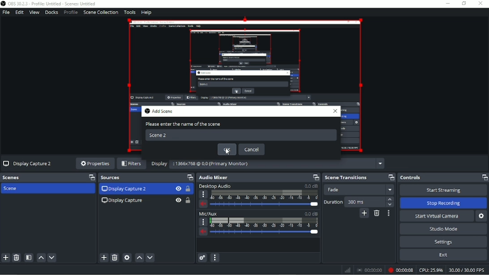 Image resolution: width=489 pixels, height=275 pixels. I want to click on Scene collection, so click(100, 13).